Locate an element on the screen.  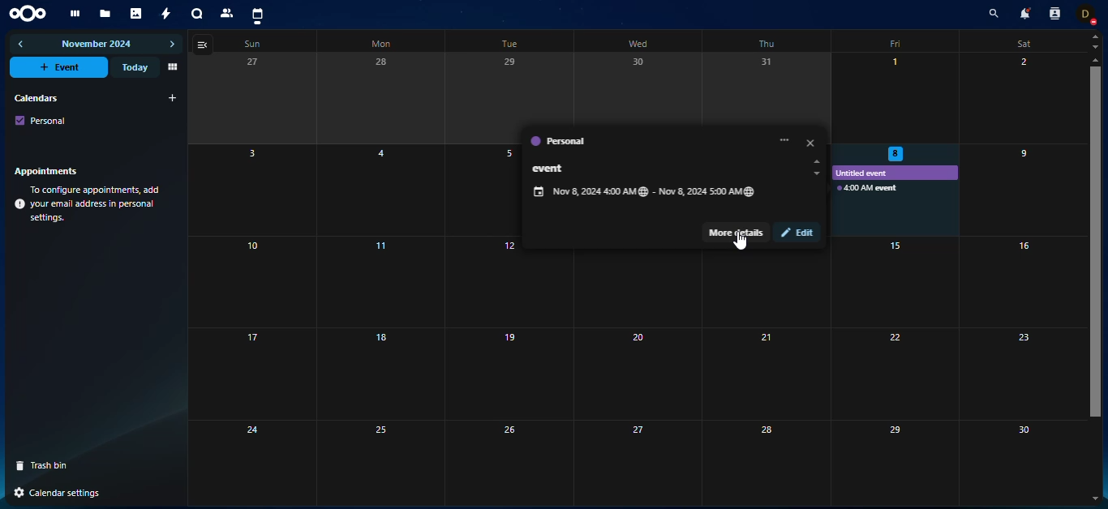
event is located at coordinates (550, 168).